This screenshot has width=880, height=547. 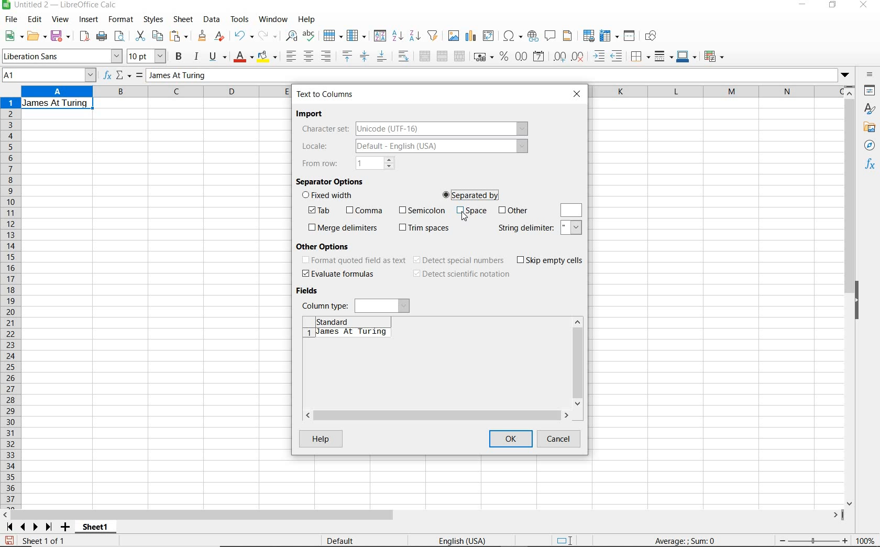 I want to click on align top, so click(x=347, y=56).